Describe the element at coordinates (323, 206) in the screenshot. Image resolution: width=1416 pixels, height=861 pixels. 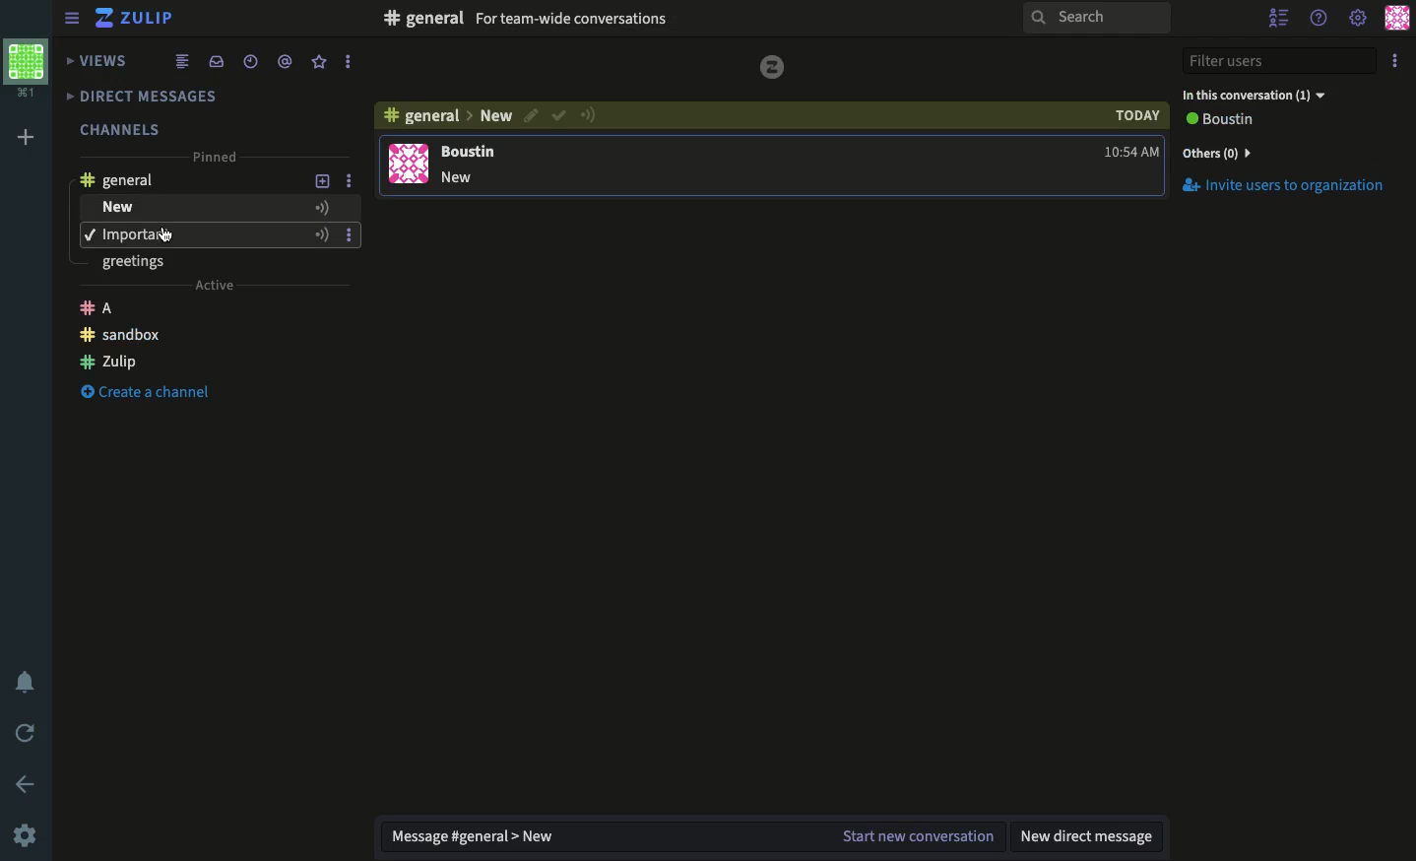
I see `Add` at that location.